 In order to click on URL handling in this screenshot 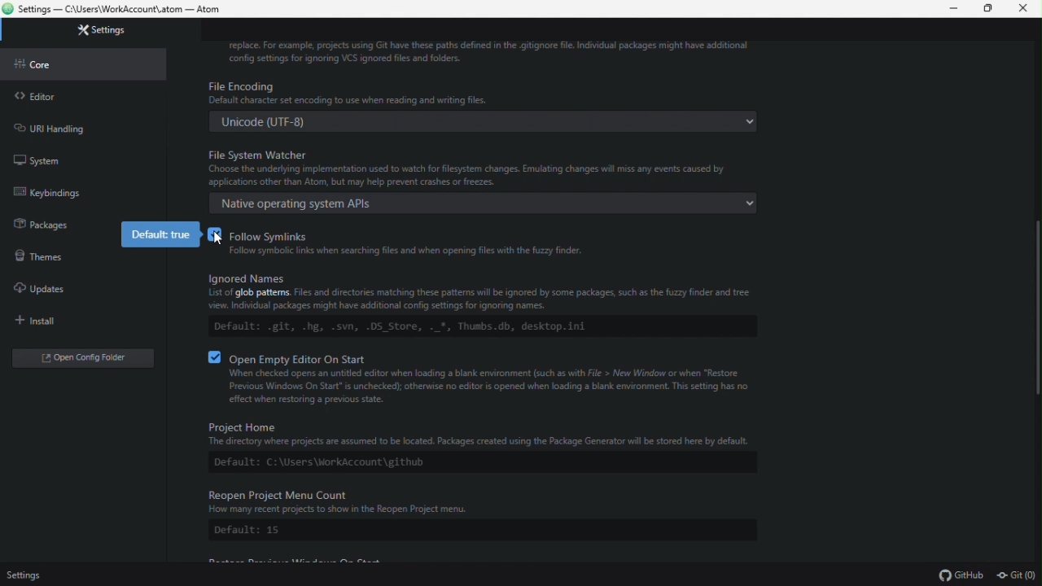, I will do `click(79, 126)`.